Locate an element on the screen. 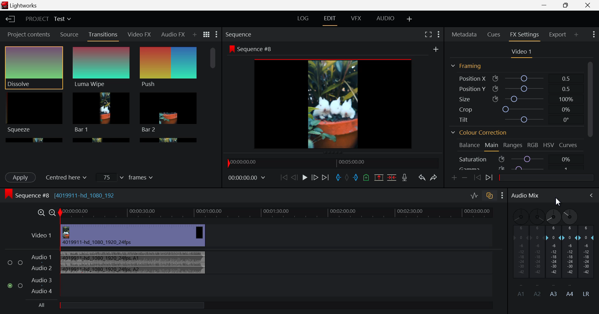  LOG Layout is located at coordinates (304, 18).